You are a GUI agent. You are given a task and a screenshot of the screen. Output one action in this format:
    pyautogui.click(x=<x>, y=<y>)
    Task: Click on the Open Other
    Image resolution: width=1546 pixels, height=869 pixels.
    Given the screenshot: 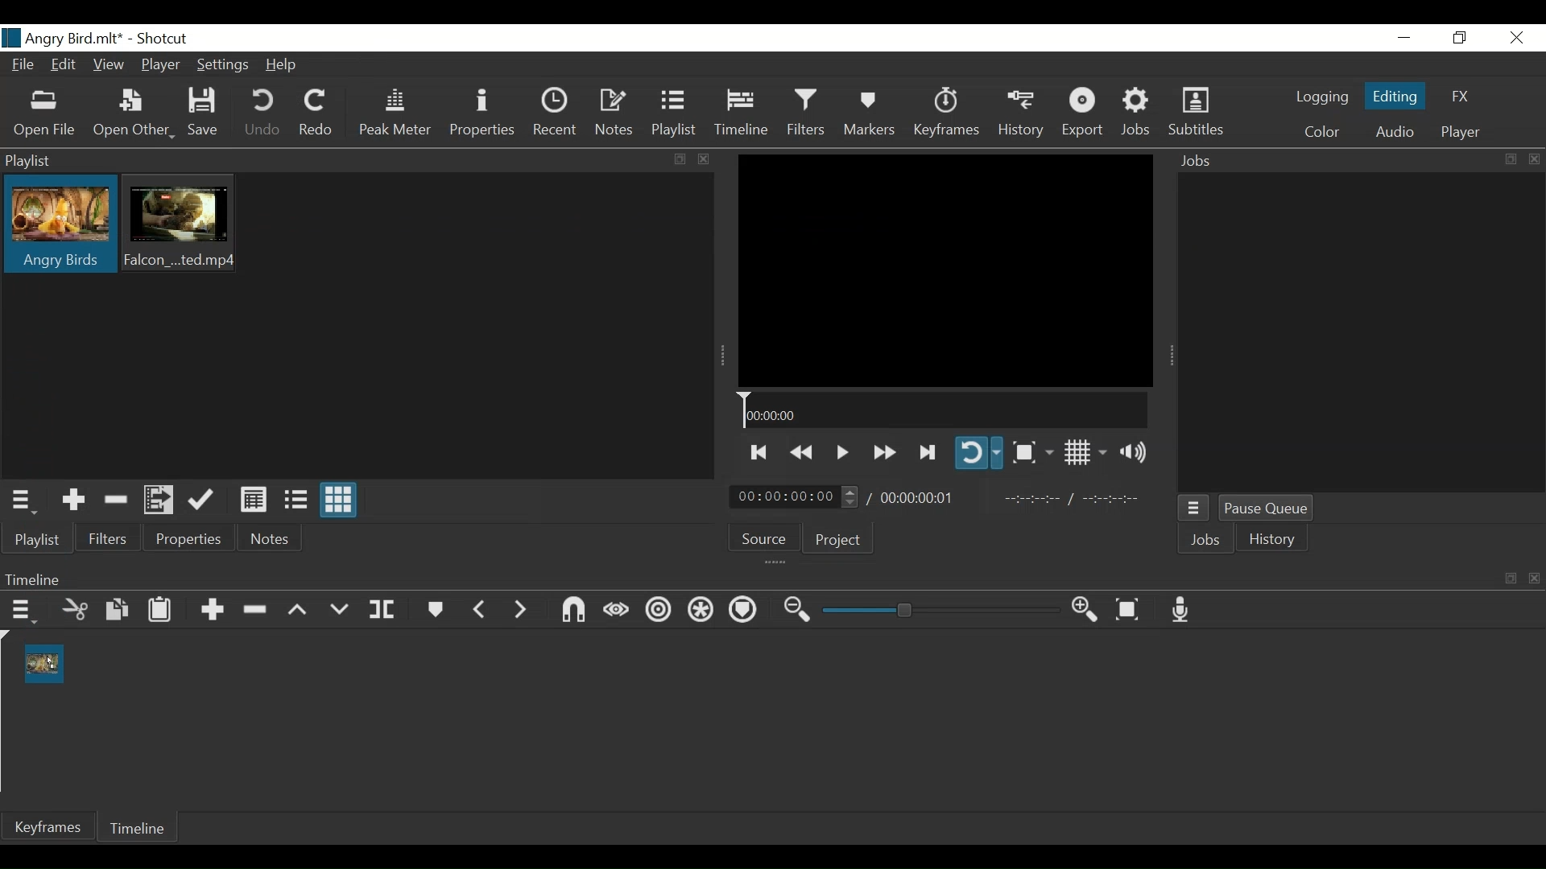 What is the action you would take?
    pyautogui.click(x=134, y=113)
    